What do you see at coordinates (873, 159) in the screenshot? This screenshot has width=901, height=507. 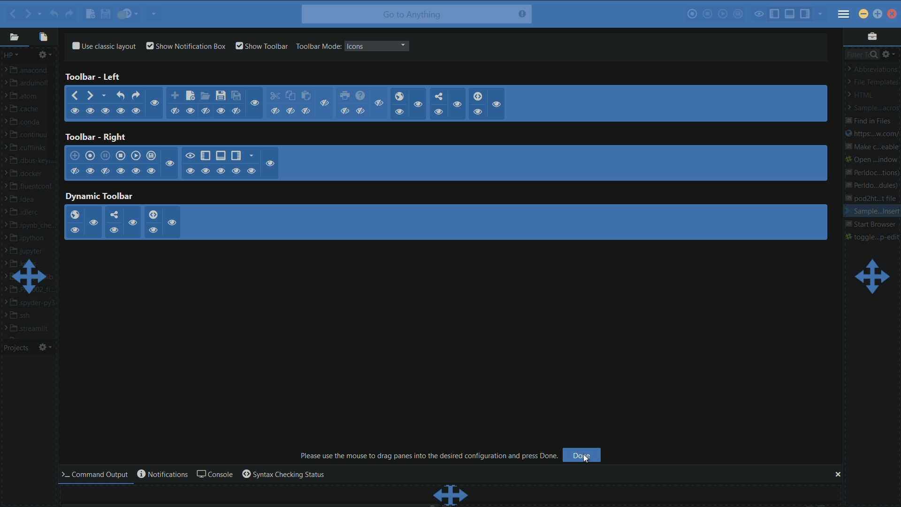 I see `open window` at bounding box center [873, 159].